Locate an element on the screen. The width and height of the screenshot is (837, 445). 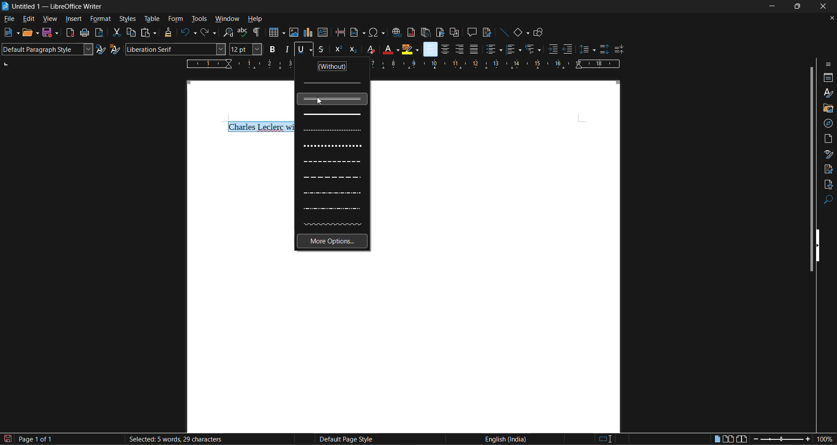
undo is located at coordinates (187, 32).